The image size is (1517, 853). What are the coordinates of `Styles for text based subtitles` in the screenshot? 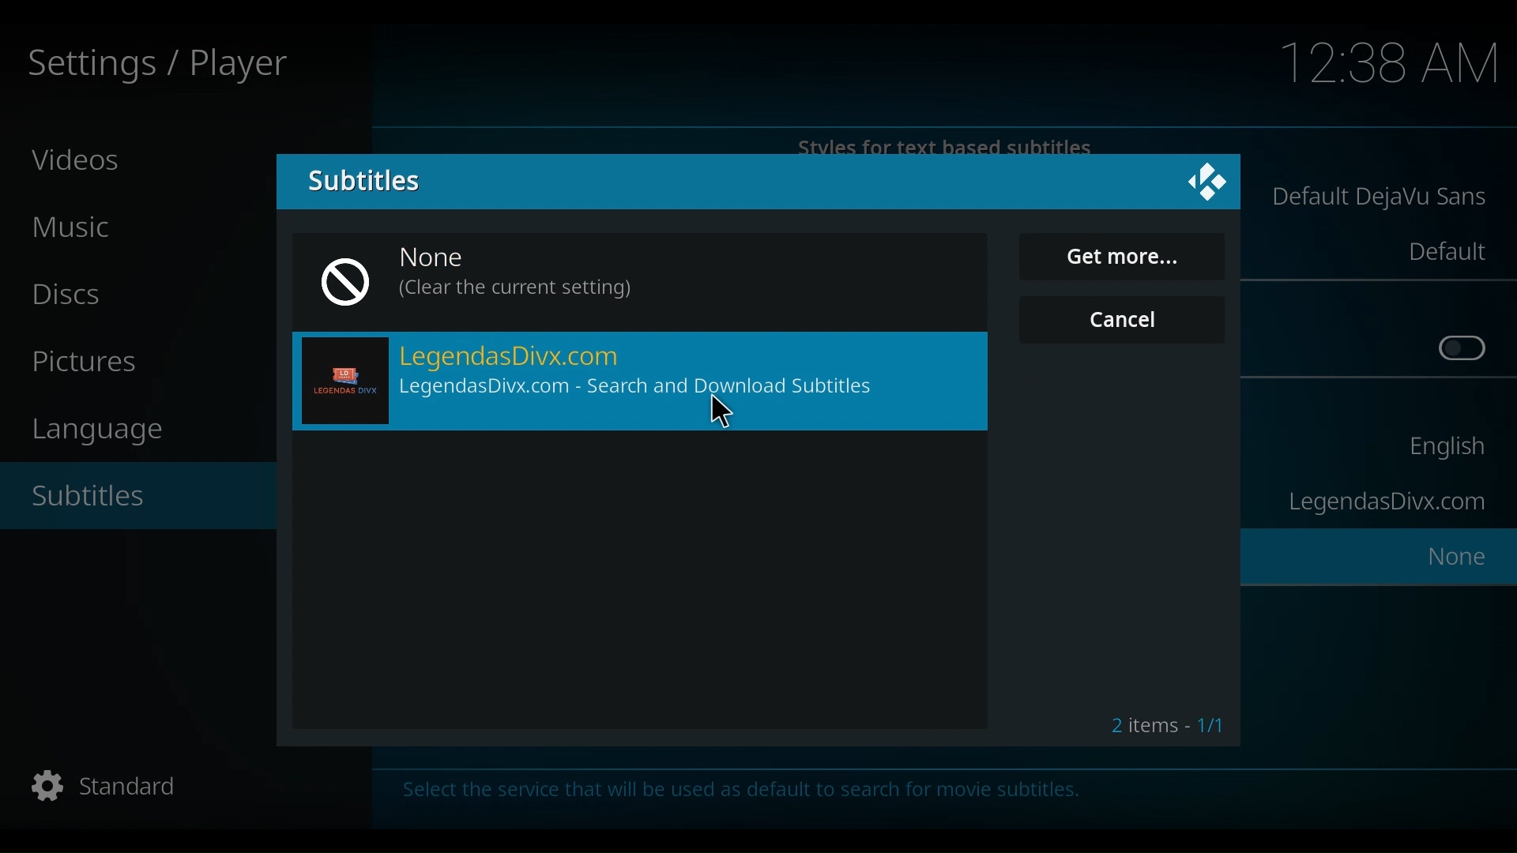 It's located at (957, 146).